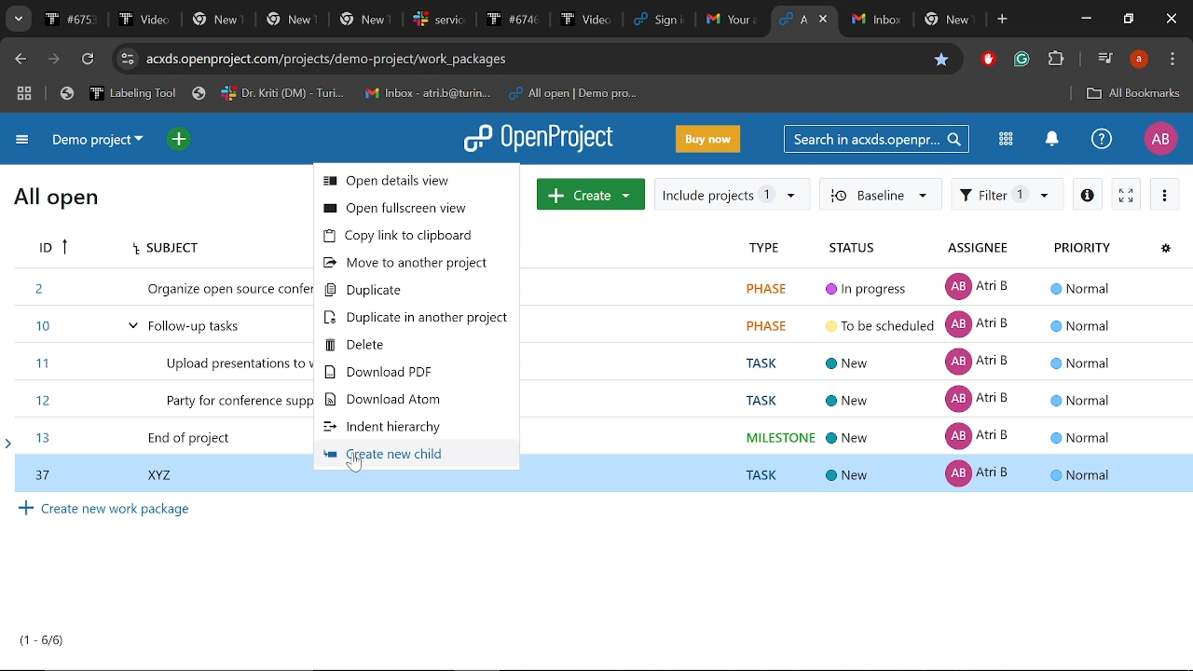 The width and height of the screenshot is (1193, 671). Describe the element at coordinates (1160, 139) in the screenshot. I see `Profile` at that location.